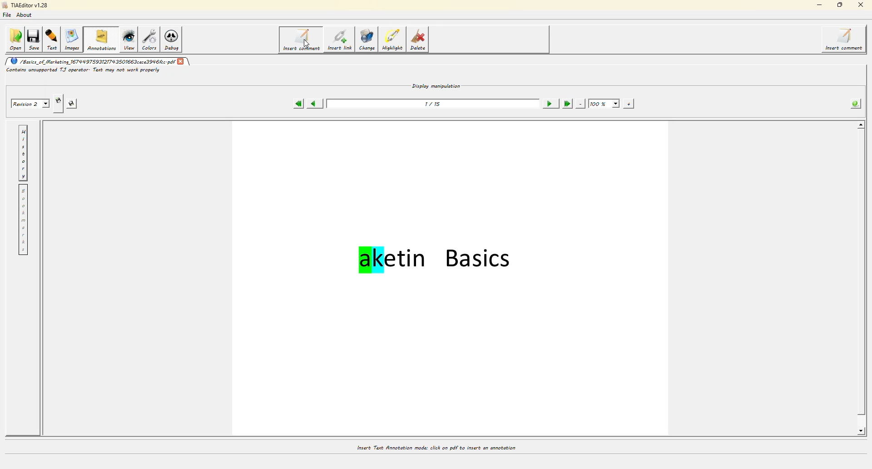 This screenshot has height=469, width=872. Describe the element at coordinates (23, 153) in the screenshot. I see `history` at that location.